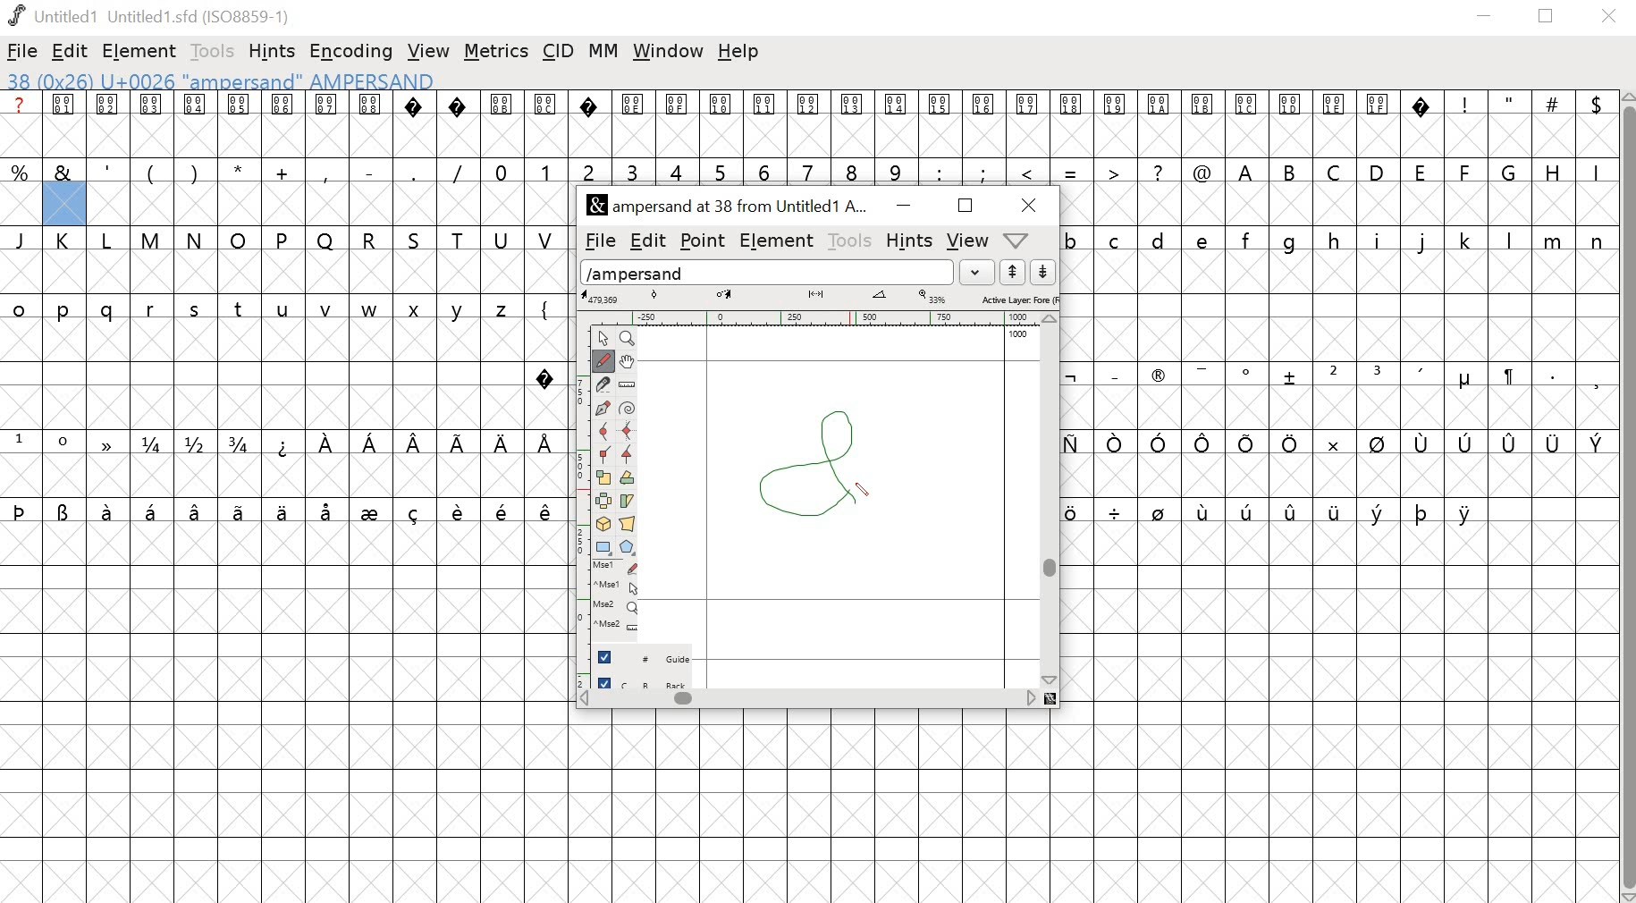  Describe the element at coordinates (604, 457) in the screenshot. I see `add a corner point` at that location.